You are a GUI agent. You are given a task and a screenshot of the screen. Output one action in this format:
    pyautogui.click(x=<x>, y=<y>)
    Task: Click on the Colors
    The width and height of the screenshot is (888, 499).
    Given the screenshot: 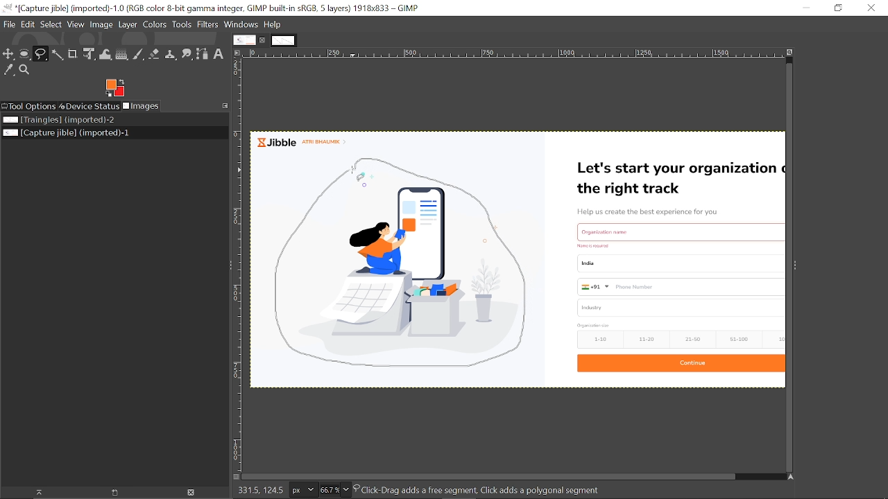 What is the action you would take?
    pyautogui.click(x=155, y=26)
    